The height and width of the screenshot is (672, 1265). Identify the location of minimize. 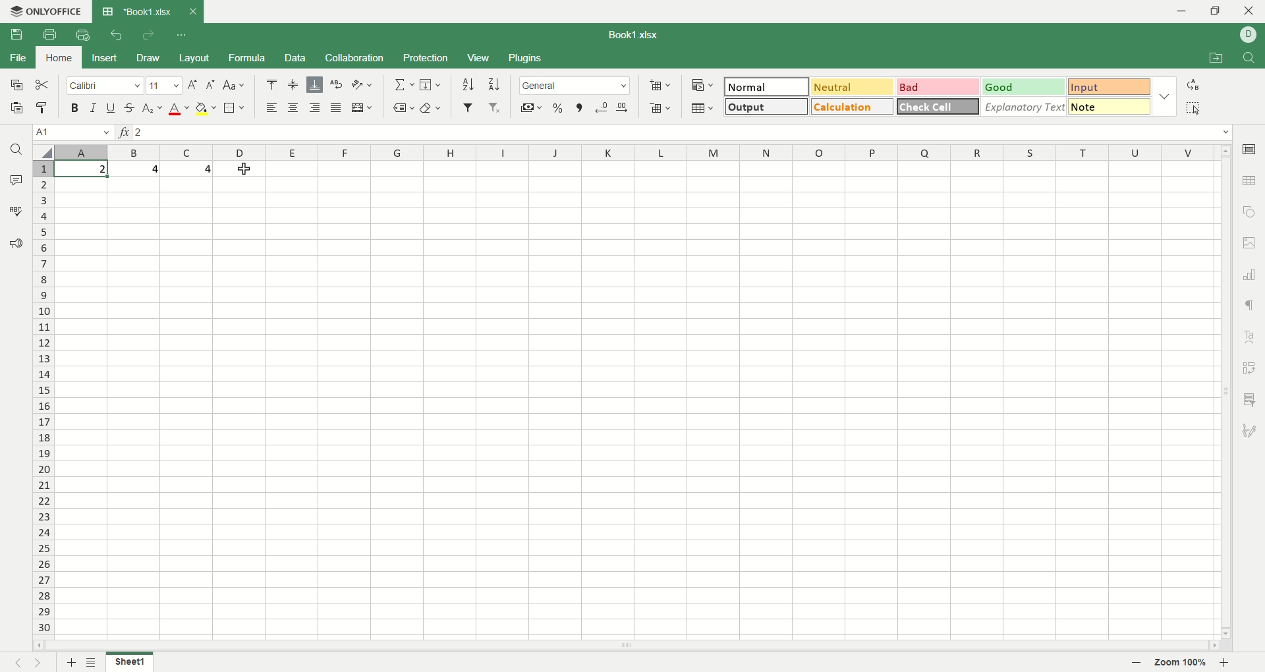
(1181, 11).